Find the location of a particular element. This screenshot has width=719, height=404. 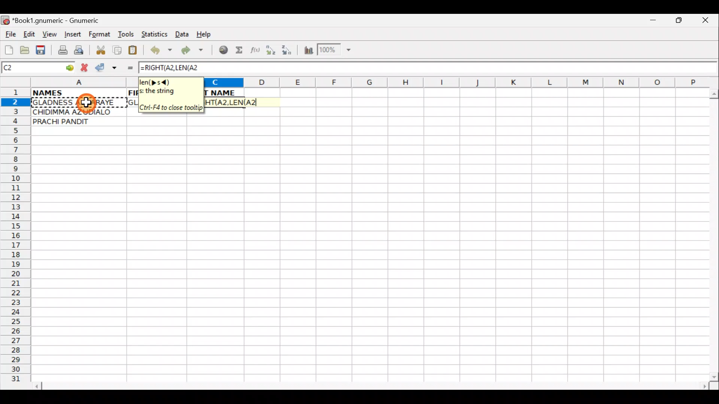

Cell name C2 is located at coordinates (30, 68).